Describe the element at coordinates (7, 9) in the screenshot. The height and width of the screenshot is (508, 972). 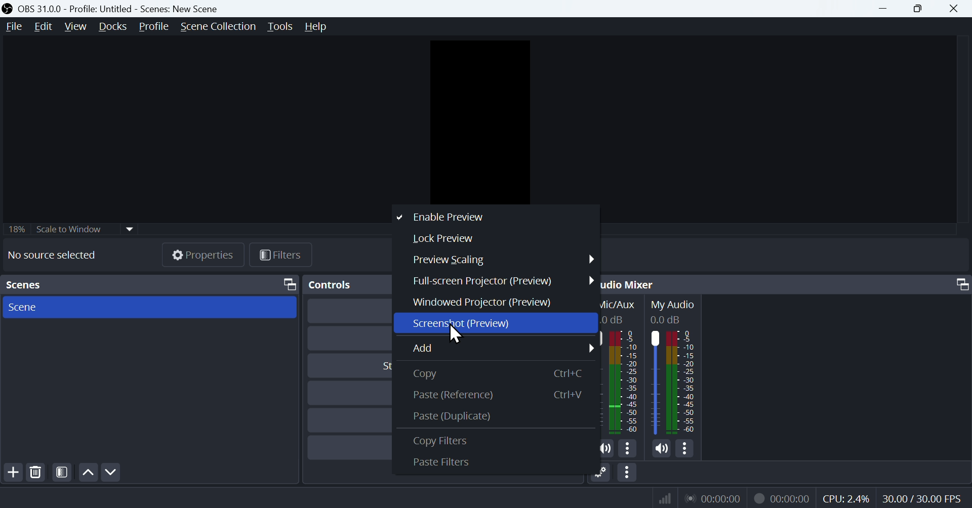
I see `OBS LOGO` at that location.